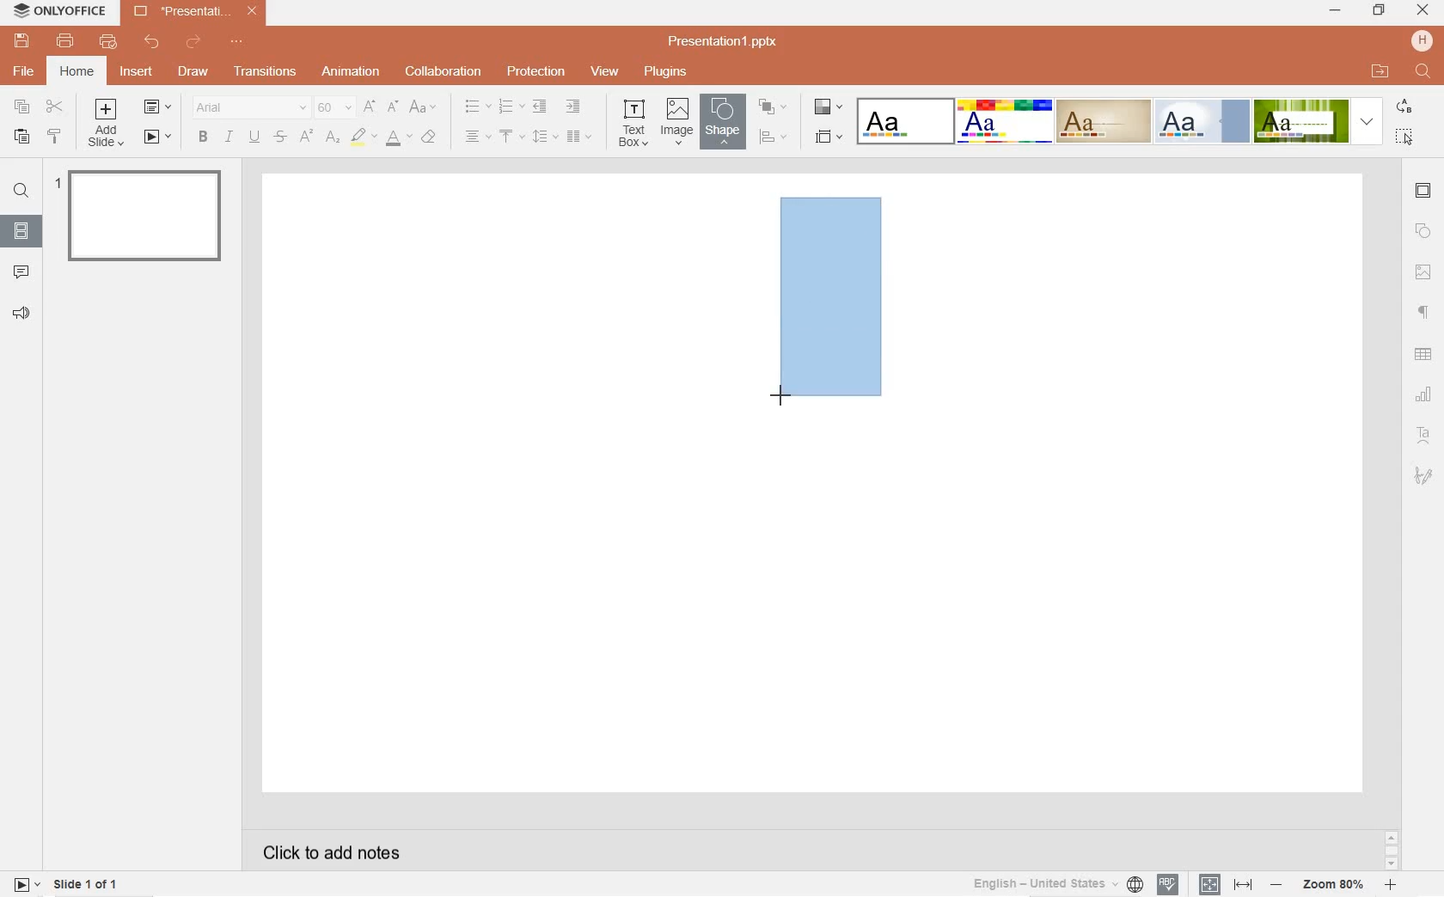 This screenshot has width=1444, height=897. What do you see at coordinates (139, 76) in the screenshot?
I see `insert` at bounding box center [139, 76].